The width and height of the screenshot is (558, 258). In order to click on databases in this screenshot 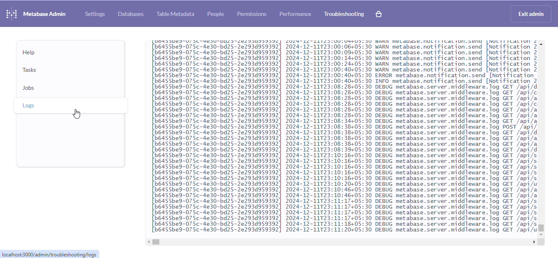, I will do `click(131, 14)`.